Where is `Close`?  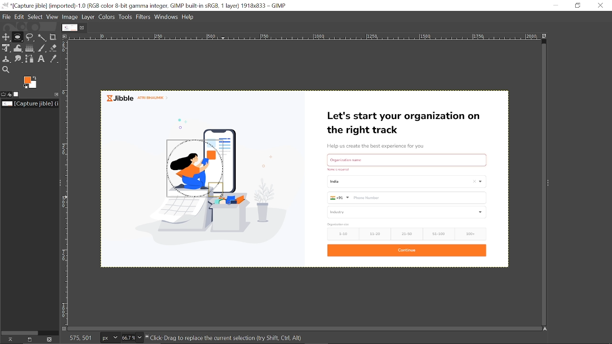
Close is located at coordinates (600, 5).